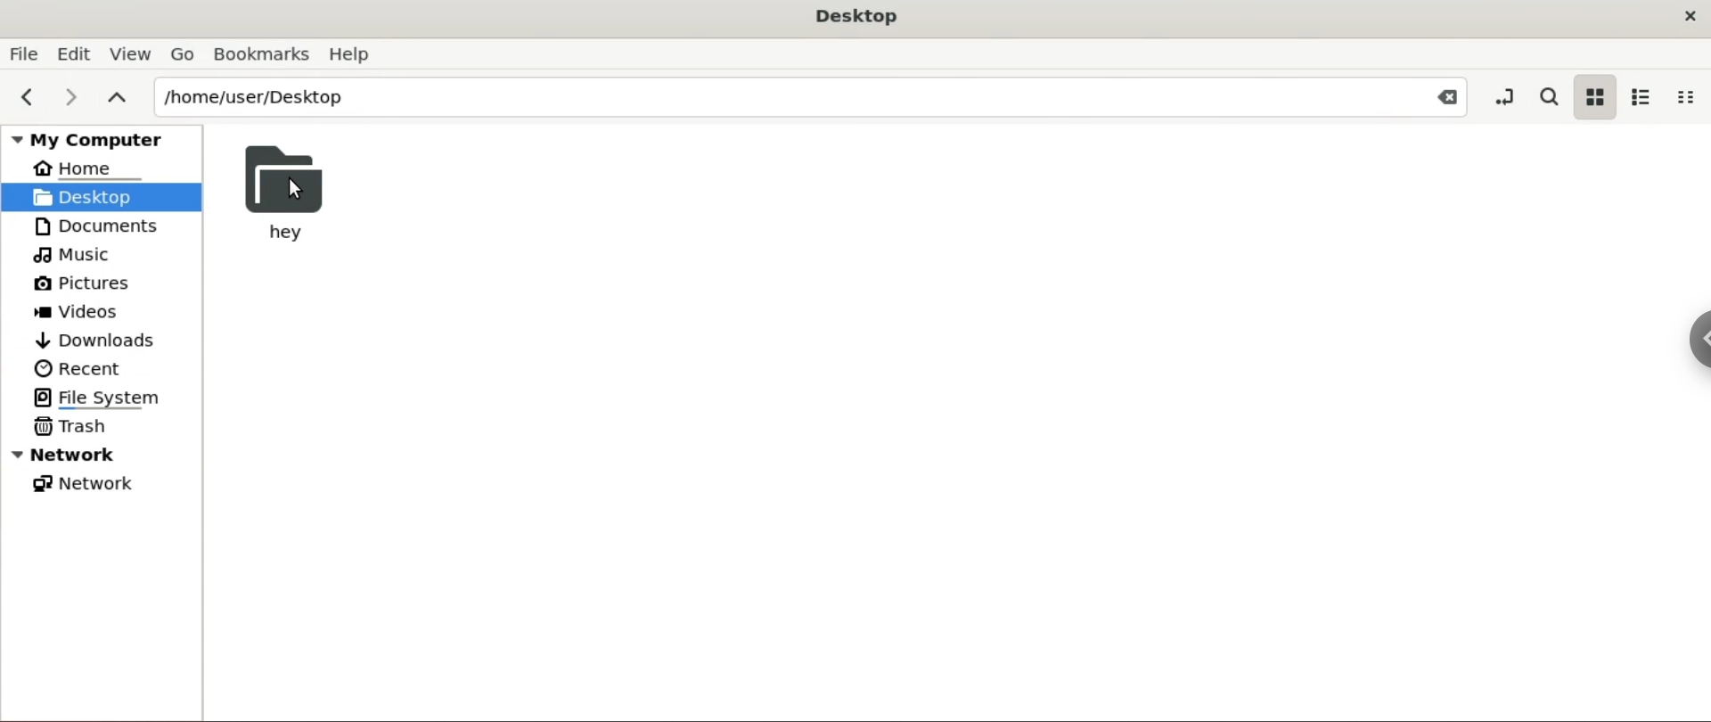 The width and height of the screenshot is (1711, 722). What do you see at coordinates (776, 96) in the screenshot?
I see `/home/user/Desktop` at bounding box center [776, 96].